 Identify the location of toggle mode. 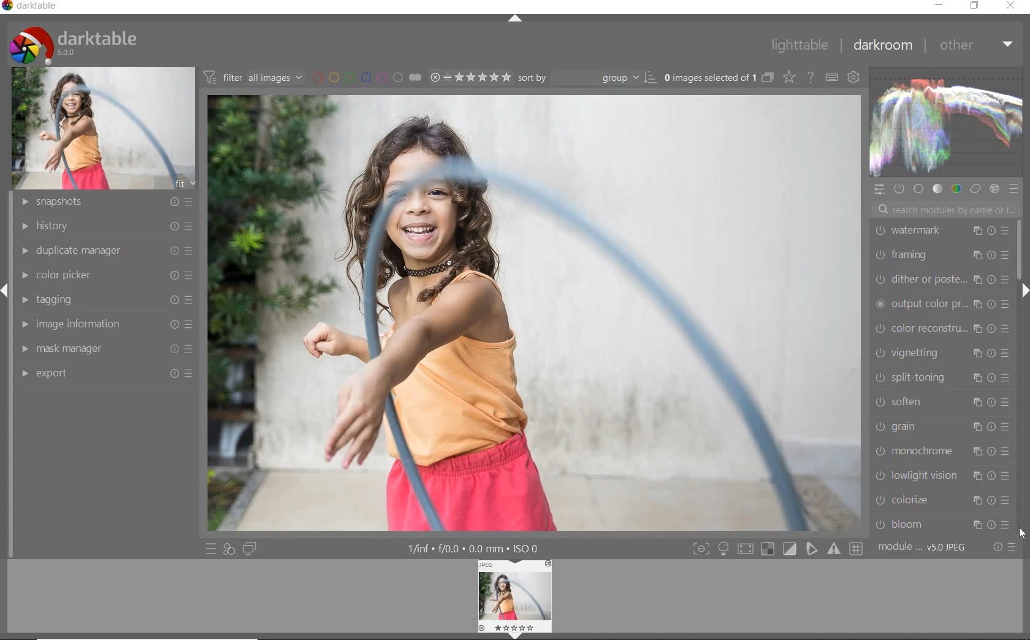
(700, 549).